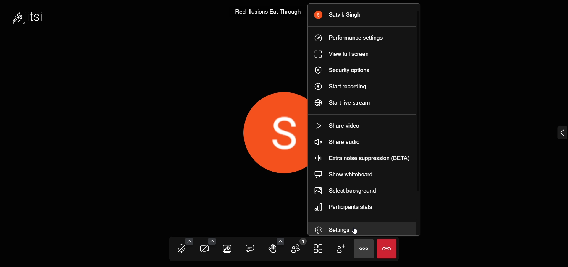  What do you see at coordinates (204, 250) in the screenshot?
I see `camera` at bounding box center [204, 250].